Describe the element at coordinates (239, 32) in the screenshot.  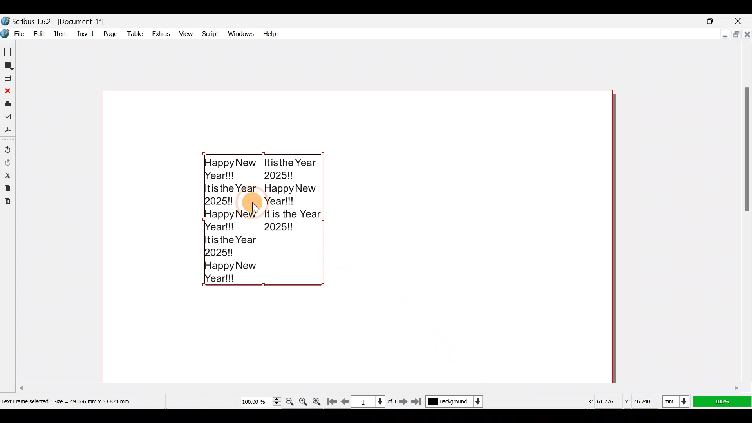
I see `Windows` at that location.